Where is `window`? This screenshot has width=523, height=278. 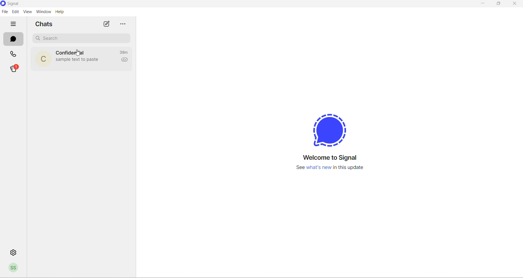 window is located at coordinates (43, 12).